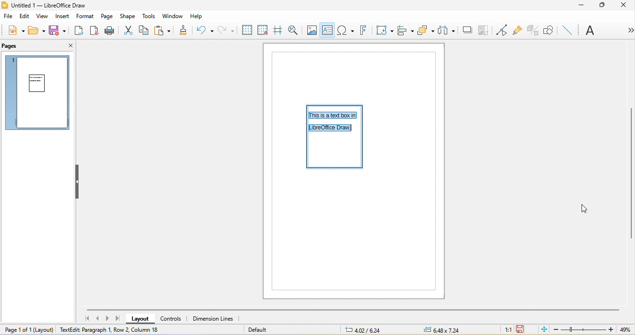 This screenshot has width=635, height=335. Describe the element at coordinates (542, 330) in the screenshot. I see `fit to the current window` at that location.